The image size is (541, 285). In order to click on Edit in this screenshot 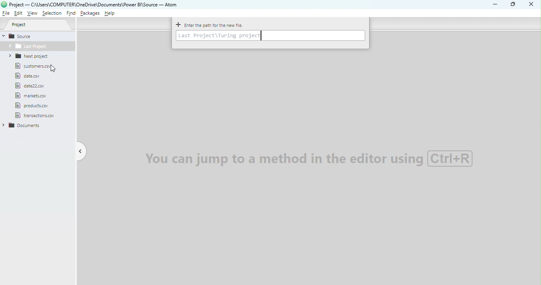, I will do `click(19, 13)`.